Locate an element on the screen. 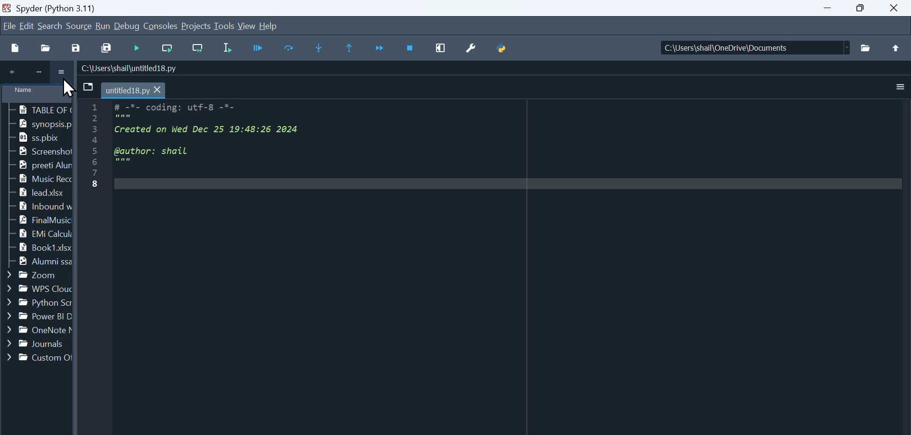 The width and height of the screenshot is (911, 435). New is located at coordinates (15, 47).